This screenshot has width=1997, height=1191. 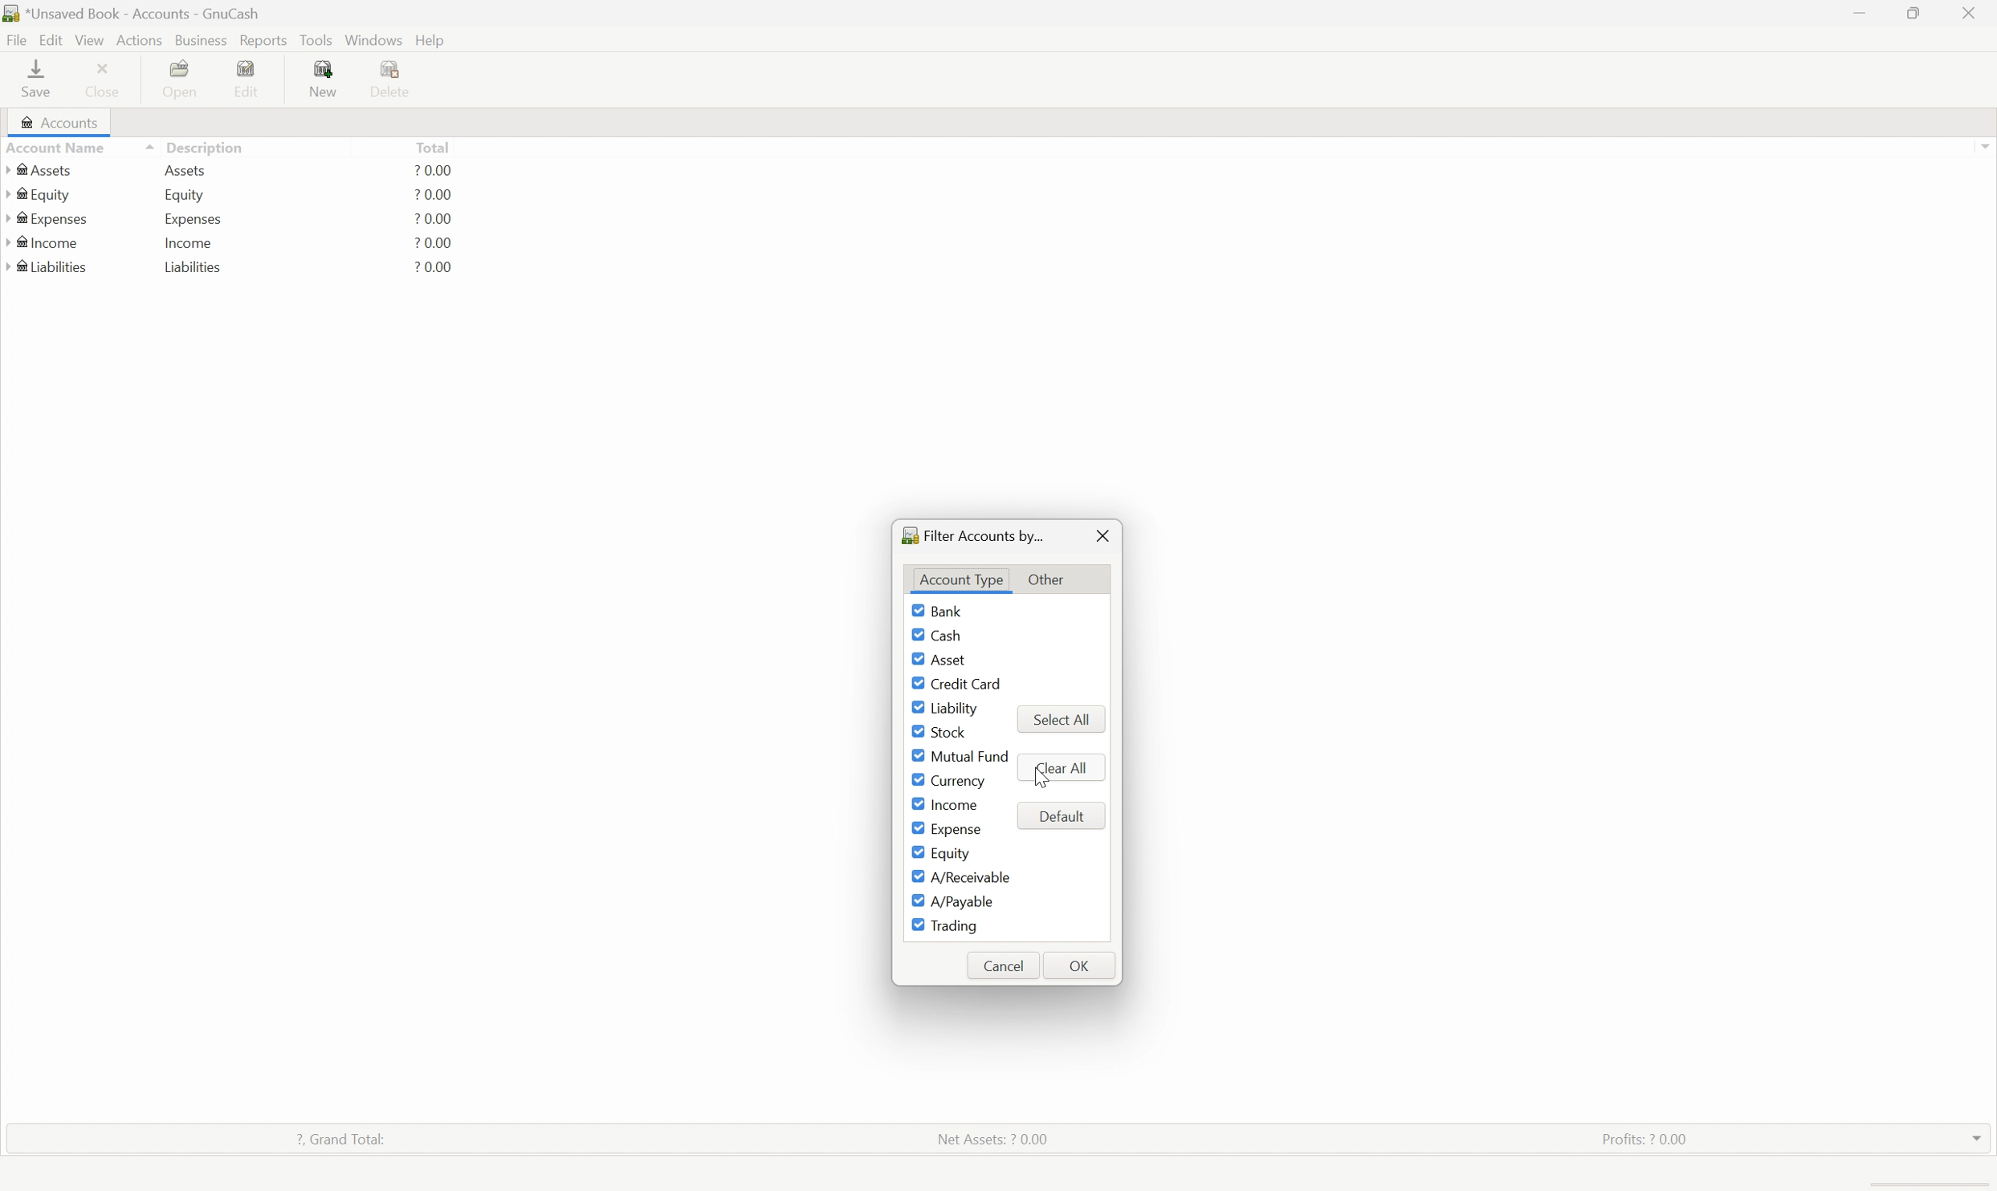 I want to click on Filter accounts by..., so click(x=972, y=535).